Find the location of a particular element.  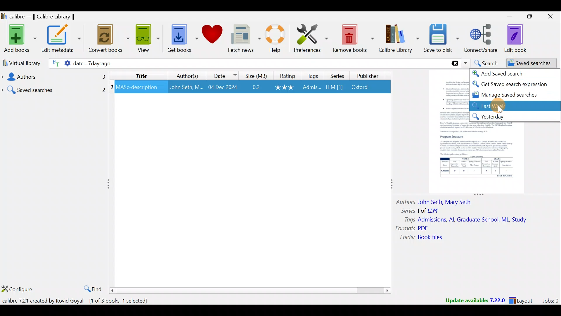

Admis... is located at coordinates (312, 88).